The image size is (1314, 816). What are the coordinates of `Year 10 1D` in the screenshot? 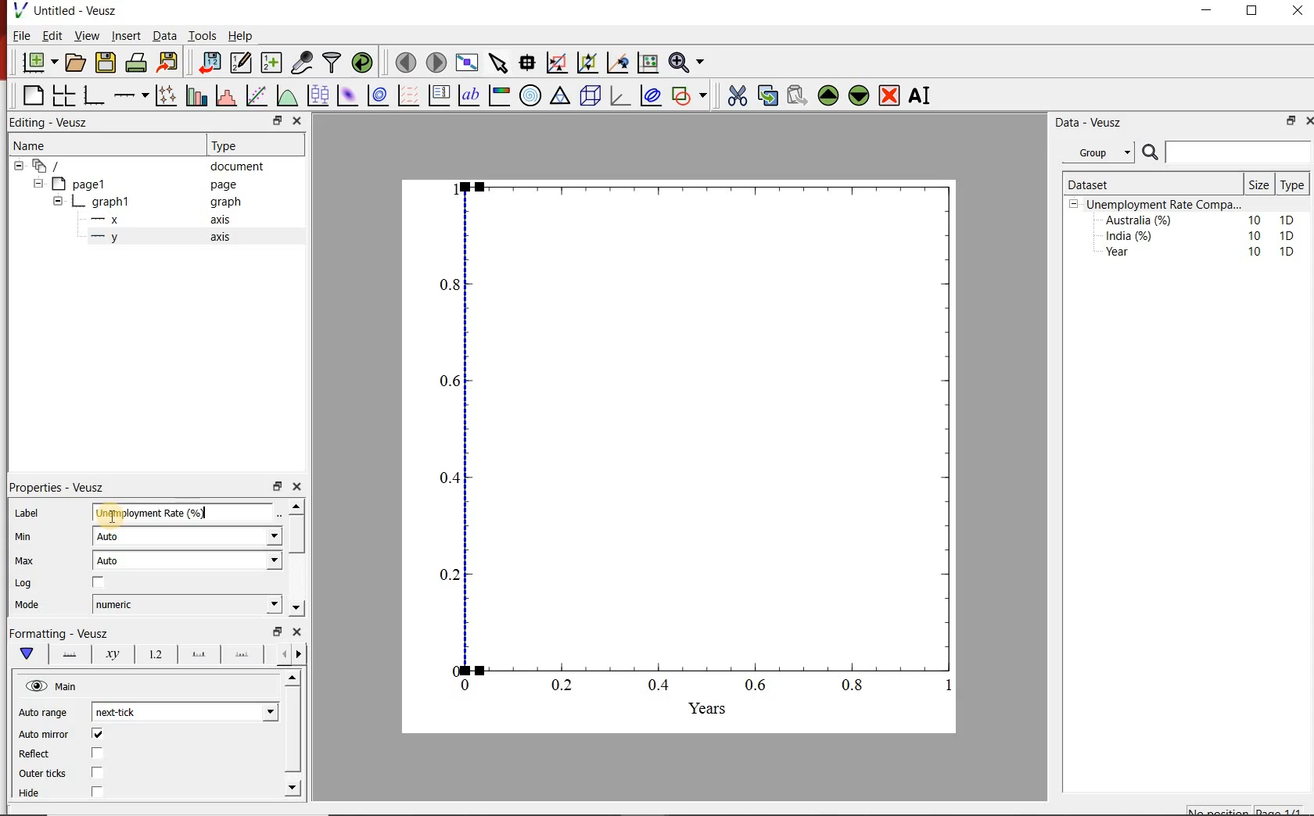 It's located at (1204, 253).